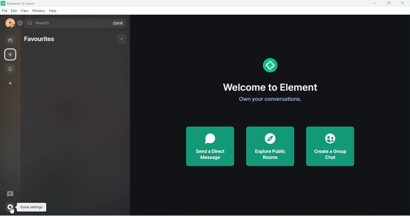  Describe the element at coordinates (10, 23) in the screenshot. I see `account` at that location.